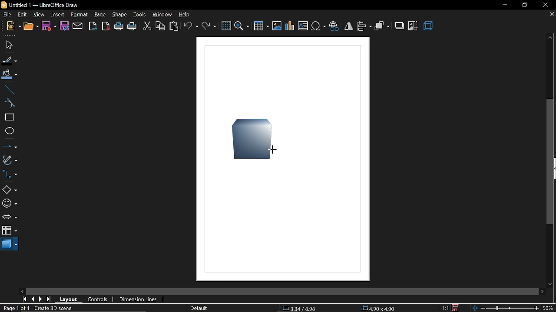 This screenshot has height=312, width=556. Describe the element at coordinates (118, 27) in the screenshot. I see `print directly` at that location.